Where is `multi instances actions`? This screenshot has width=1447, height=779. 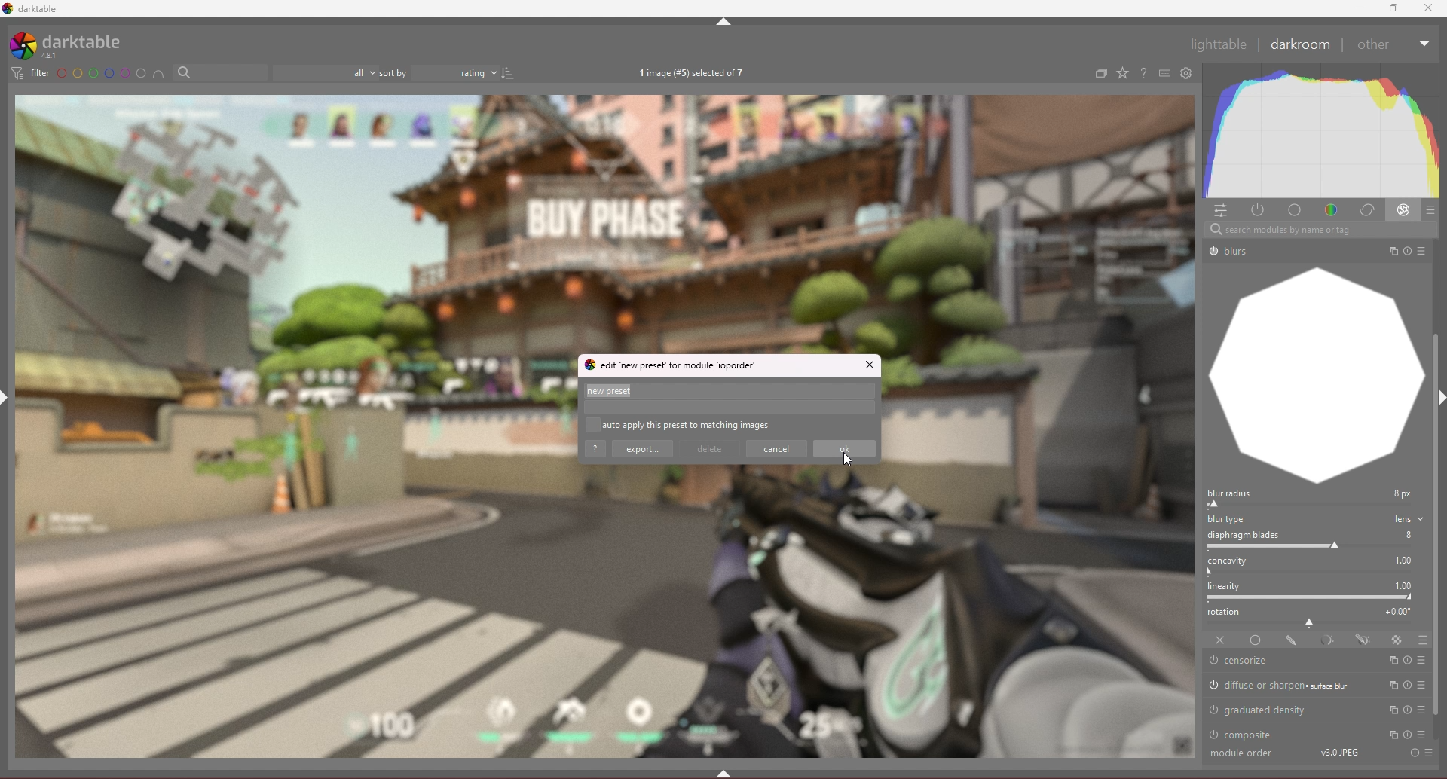 multi instances actions is located at coordinates (1389, 710).